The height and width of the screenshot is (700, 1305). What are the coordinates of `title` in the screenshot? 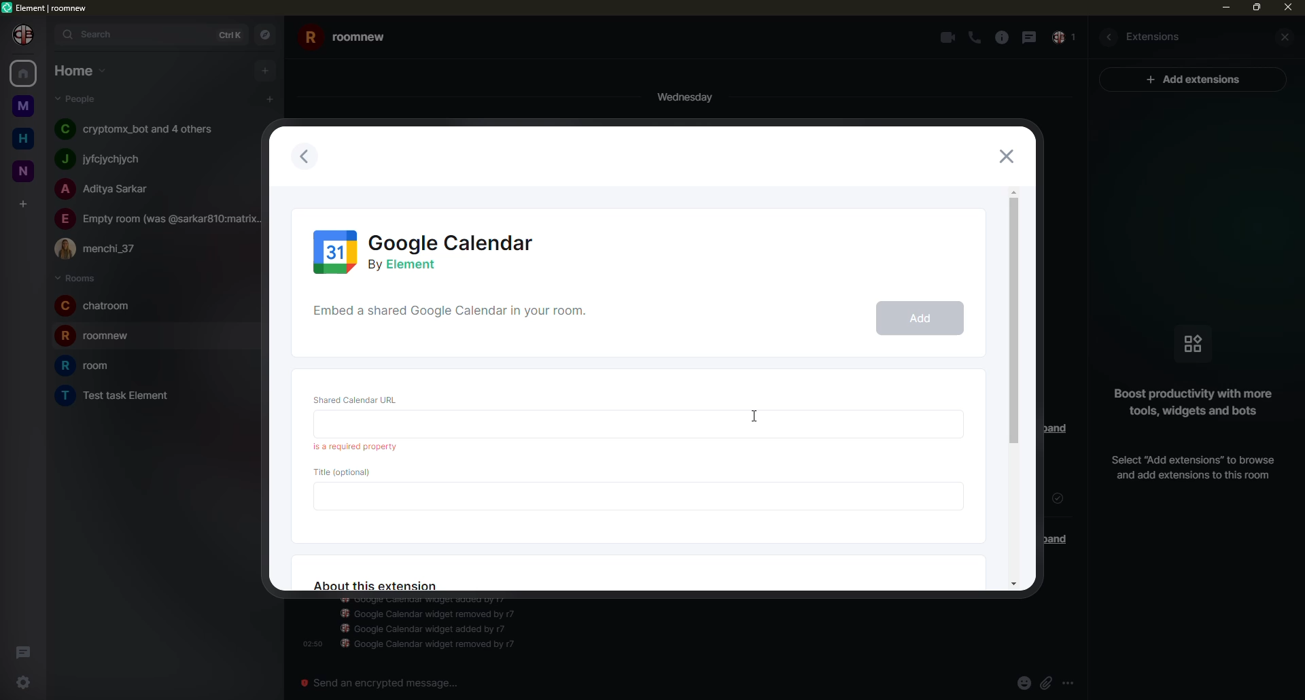 It's located at (347, 472).